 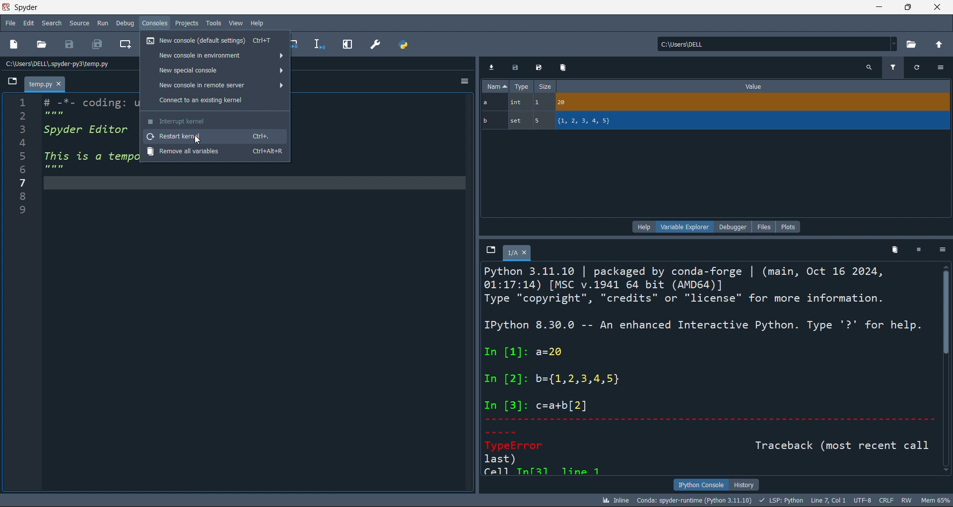 What do you see at coordinates (216, 101) in the screenshot?
I see `connected to an existing kernel` at bounding box center [216, 101].